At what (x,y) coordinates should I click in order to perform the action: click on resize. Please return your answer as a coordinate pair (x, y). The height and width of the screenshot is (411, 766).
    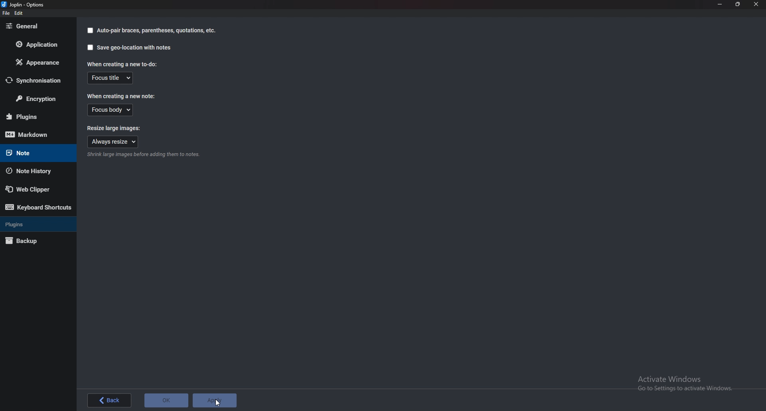
    Looking at the image, I should click on (738, 4).